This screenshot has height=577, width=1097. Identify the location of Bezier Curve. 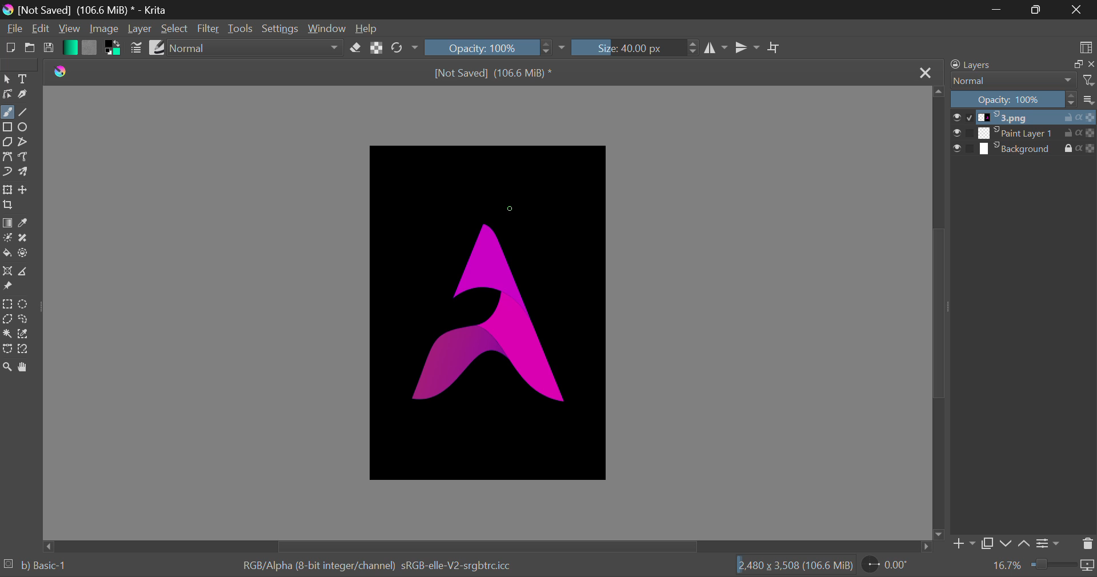
(9, 158).